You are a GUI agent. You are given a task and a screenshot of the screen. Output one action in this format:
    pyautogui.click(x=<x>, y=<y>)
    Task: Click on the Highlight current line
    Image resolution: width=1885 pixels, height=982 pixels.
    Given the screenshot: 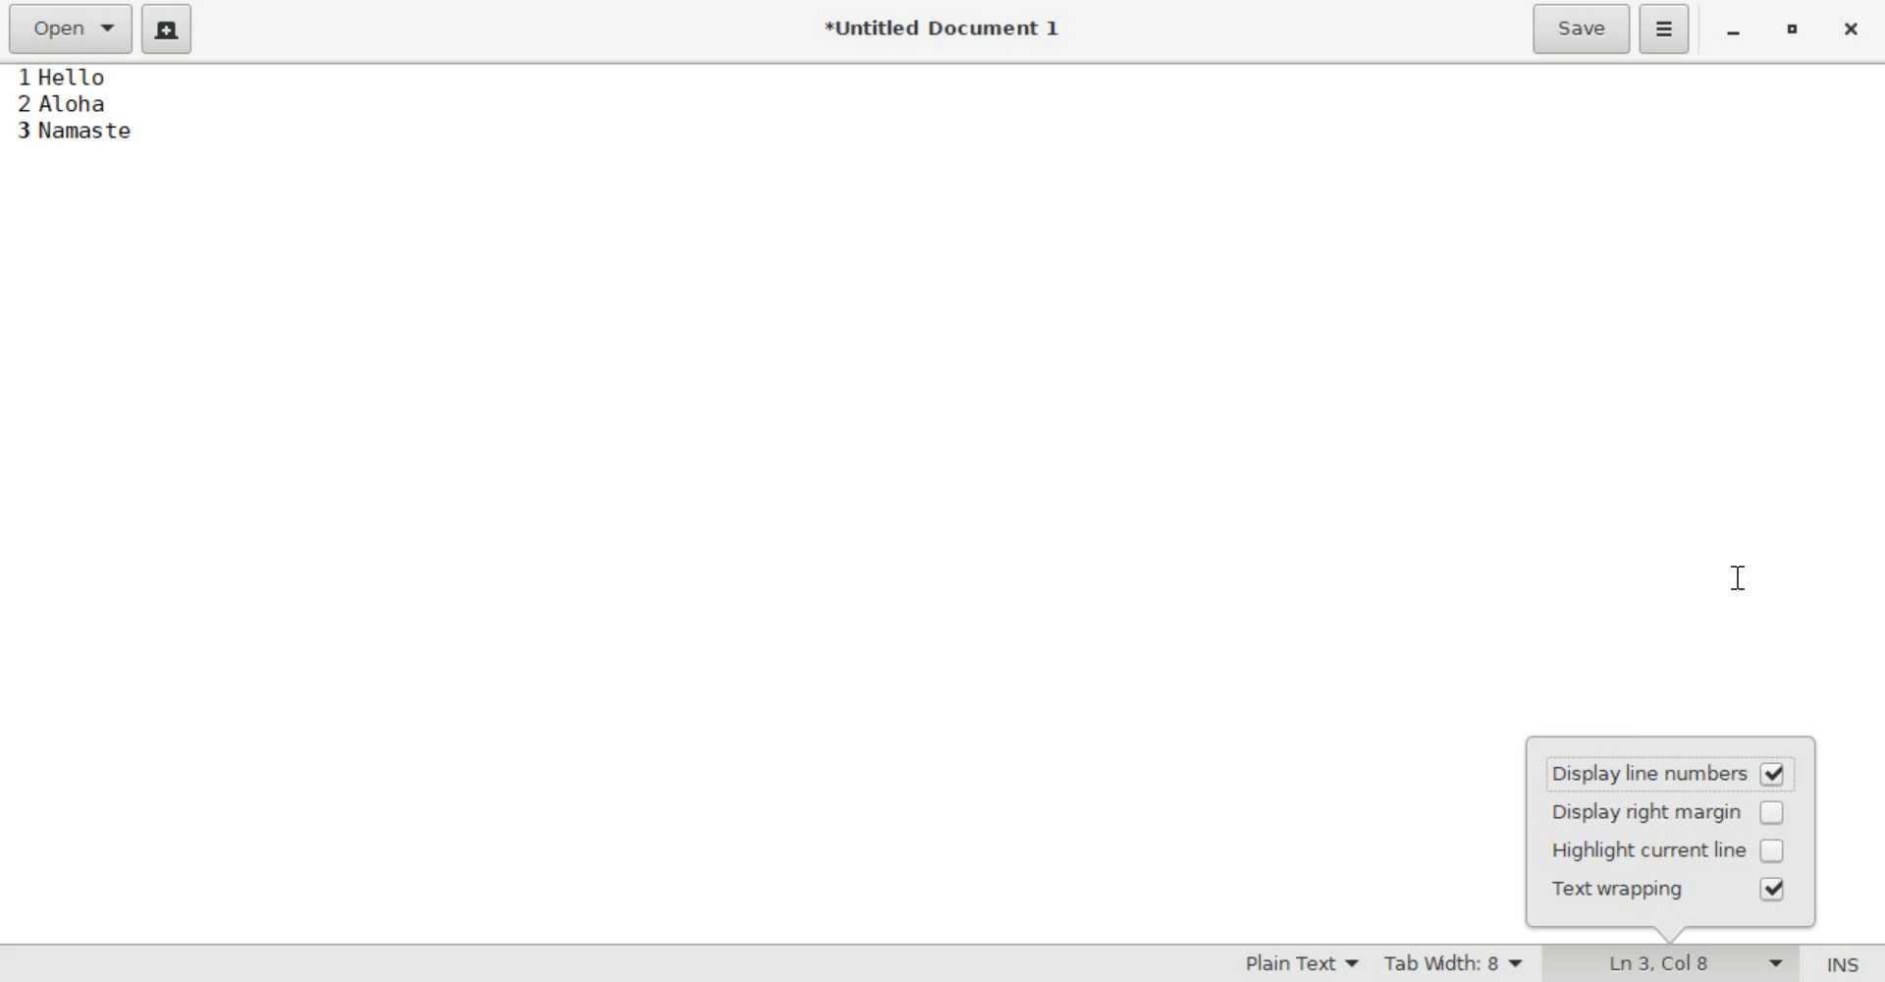 What is the action you would take?
    pyautogui.click(x=1643, y=850)
    